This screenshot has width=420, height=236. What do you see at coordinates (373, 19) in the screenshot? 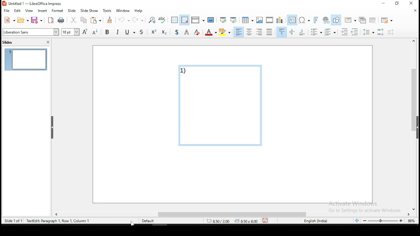
I see `delete slide` at bounding box center [373, 19].